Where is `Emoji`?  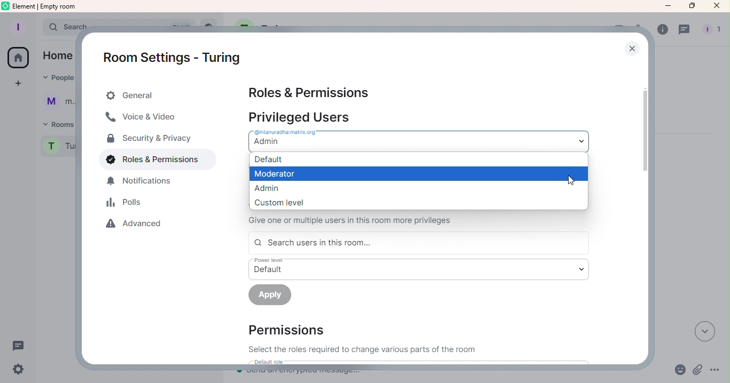 Emoji is located at coordinates (680, 371).